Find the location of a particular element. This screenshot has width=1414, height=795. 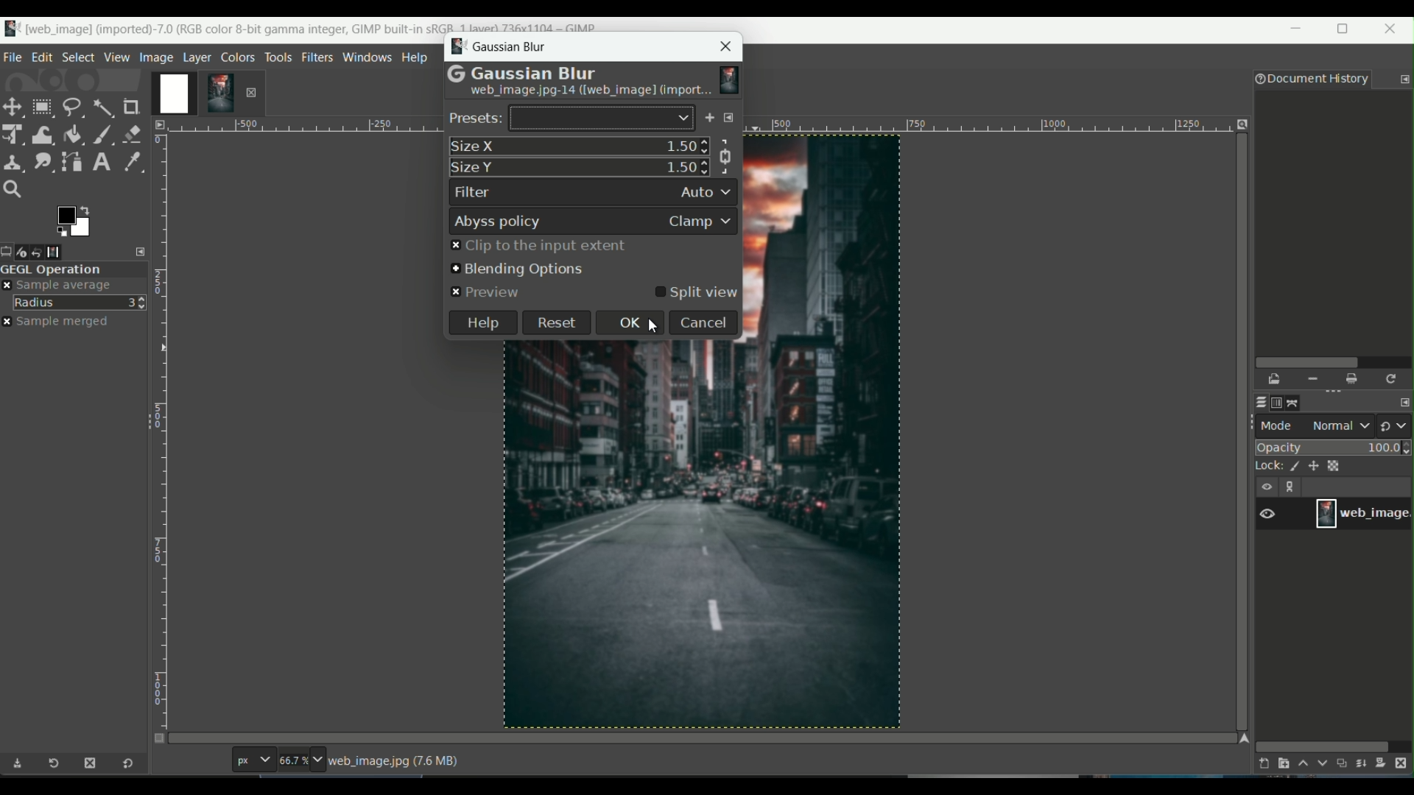

configure this tab is located at coordinates (142, 251).